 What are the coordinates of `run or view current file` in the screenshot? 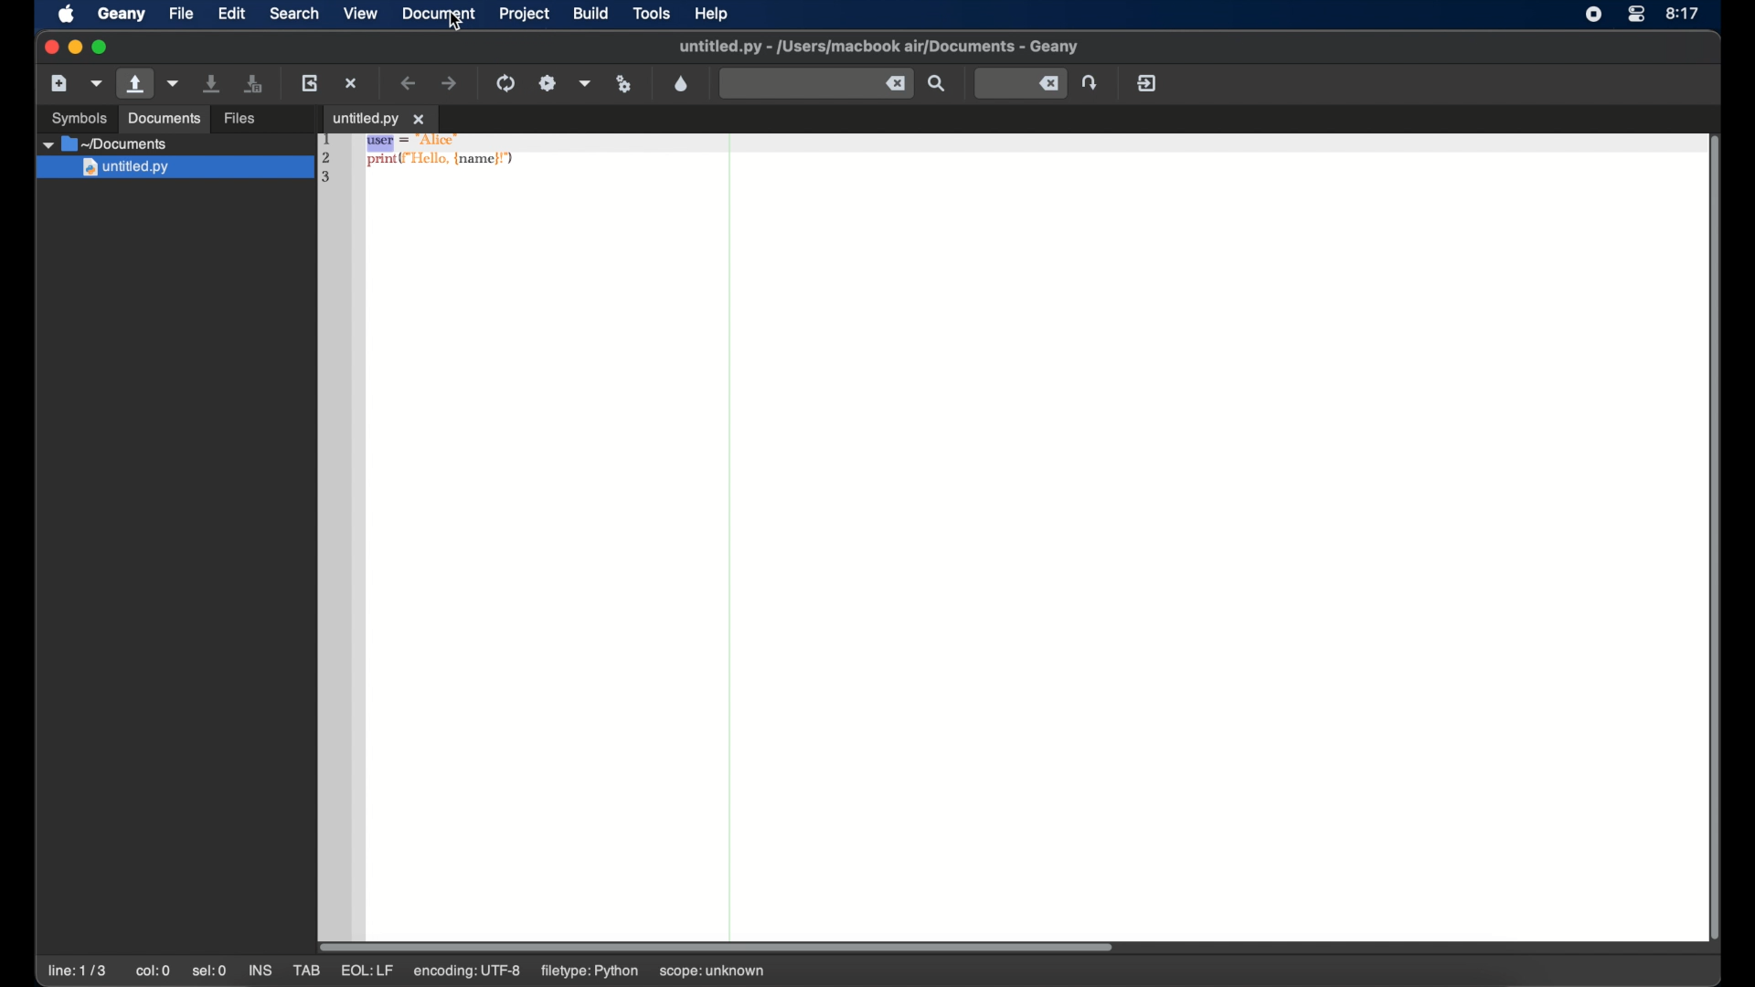 It's located at (625, 84).